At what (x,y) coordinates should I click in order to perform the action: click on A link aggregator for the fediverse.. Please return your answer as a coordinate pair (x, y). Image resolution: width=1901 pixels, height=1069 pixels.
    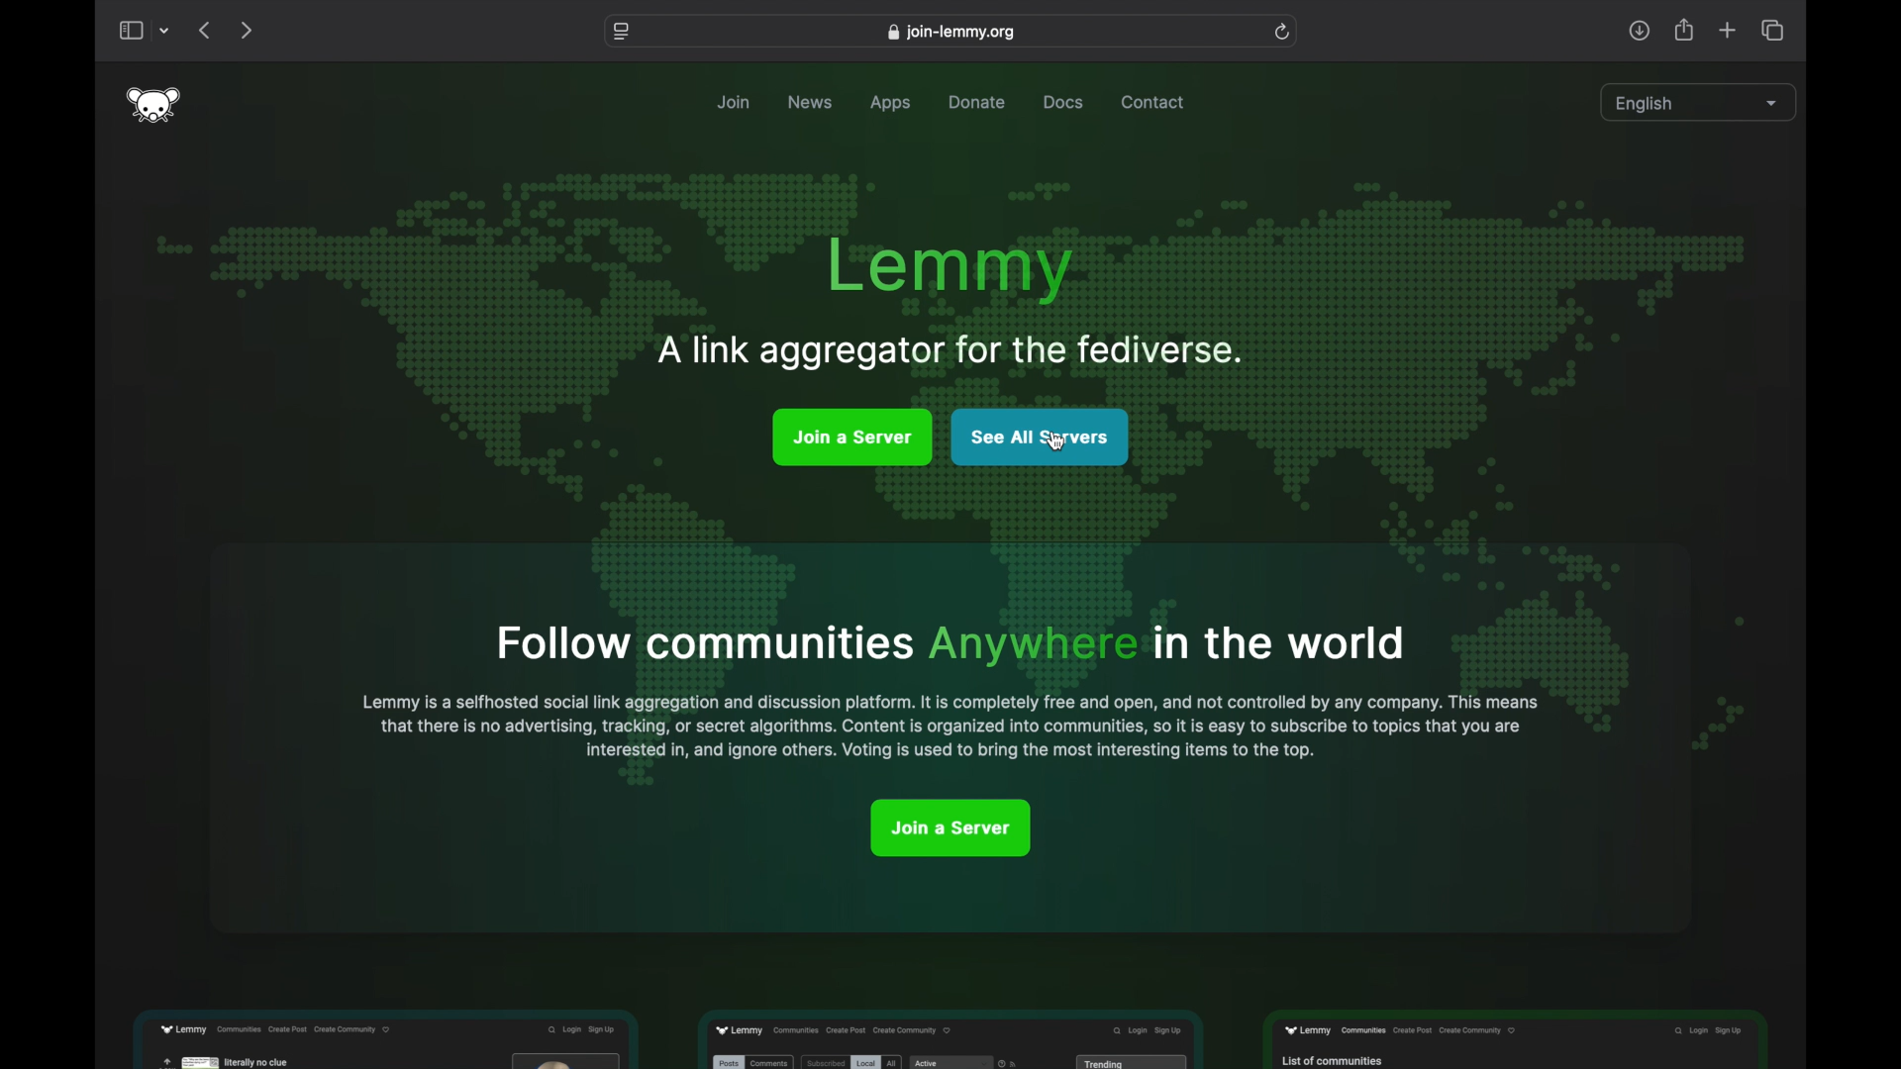
    Looking at the image, I should click on (951, 352).